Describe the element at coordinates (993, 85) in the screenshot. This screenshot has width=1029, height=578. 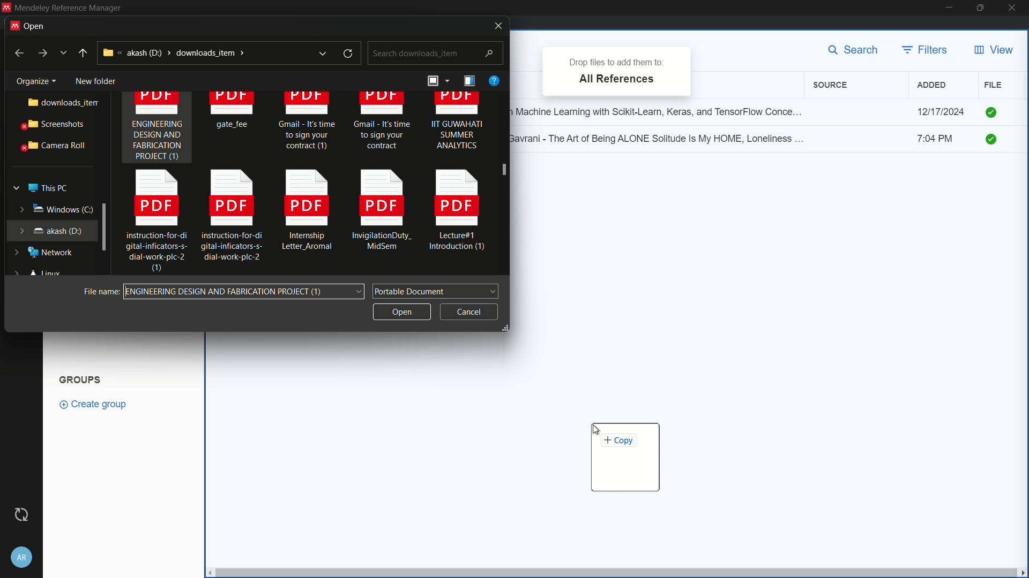
I see `file` at that location.